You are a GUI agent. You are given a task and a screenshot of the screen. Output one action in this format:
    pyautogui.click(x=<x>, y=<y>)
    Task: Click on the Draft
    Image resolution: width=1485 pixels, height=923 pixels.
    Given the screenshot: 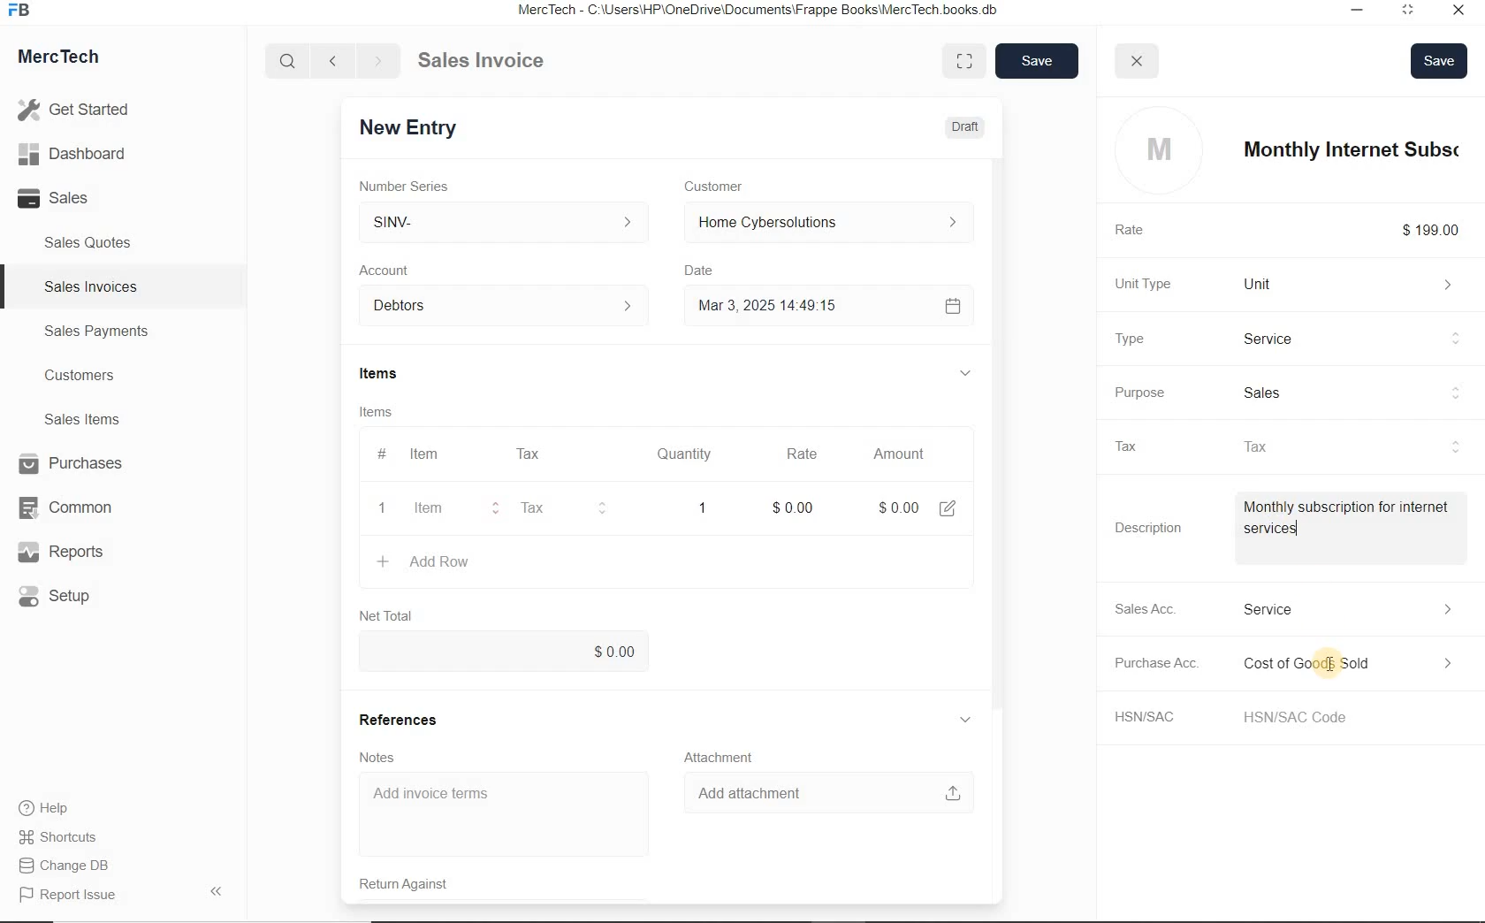 What is the action you would take?
    pyautogui.click(x=956, y=126)
    